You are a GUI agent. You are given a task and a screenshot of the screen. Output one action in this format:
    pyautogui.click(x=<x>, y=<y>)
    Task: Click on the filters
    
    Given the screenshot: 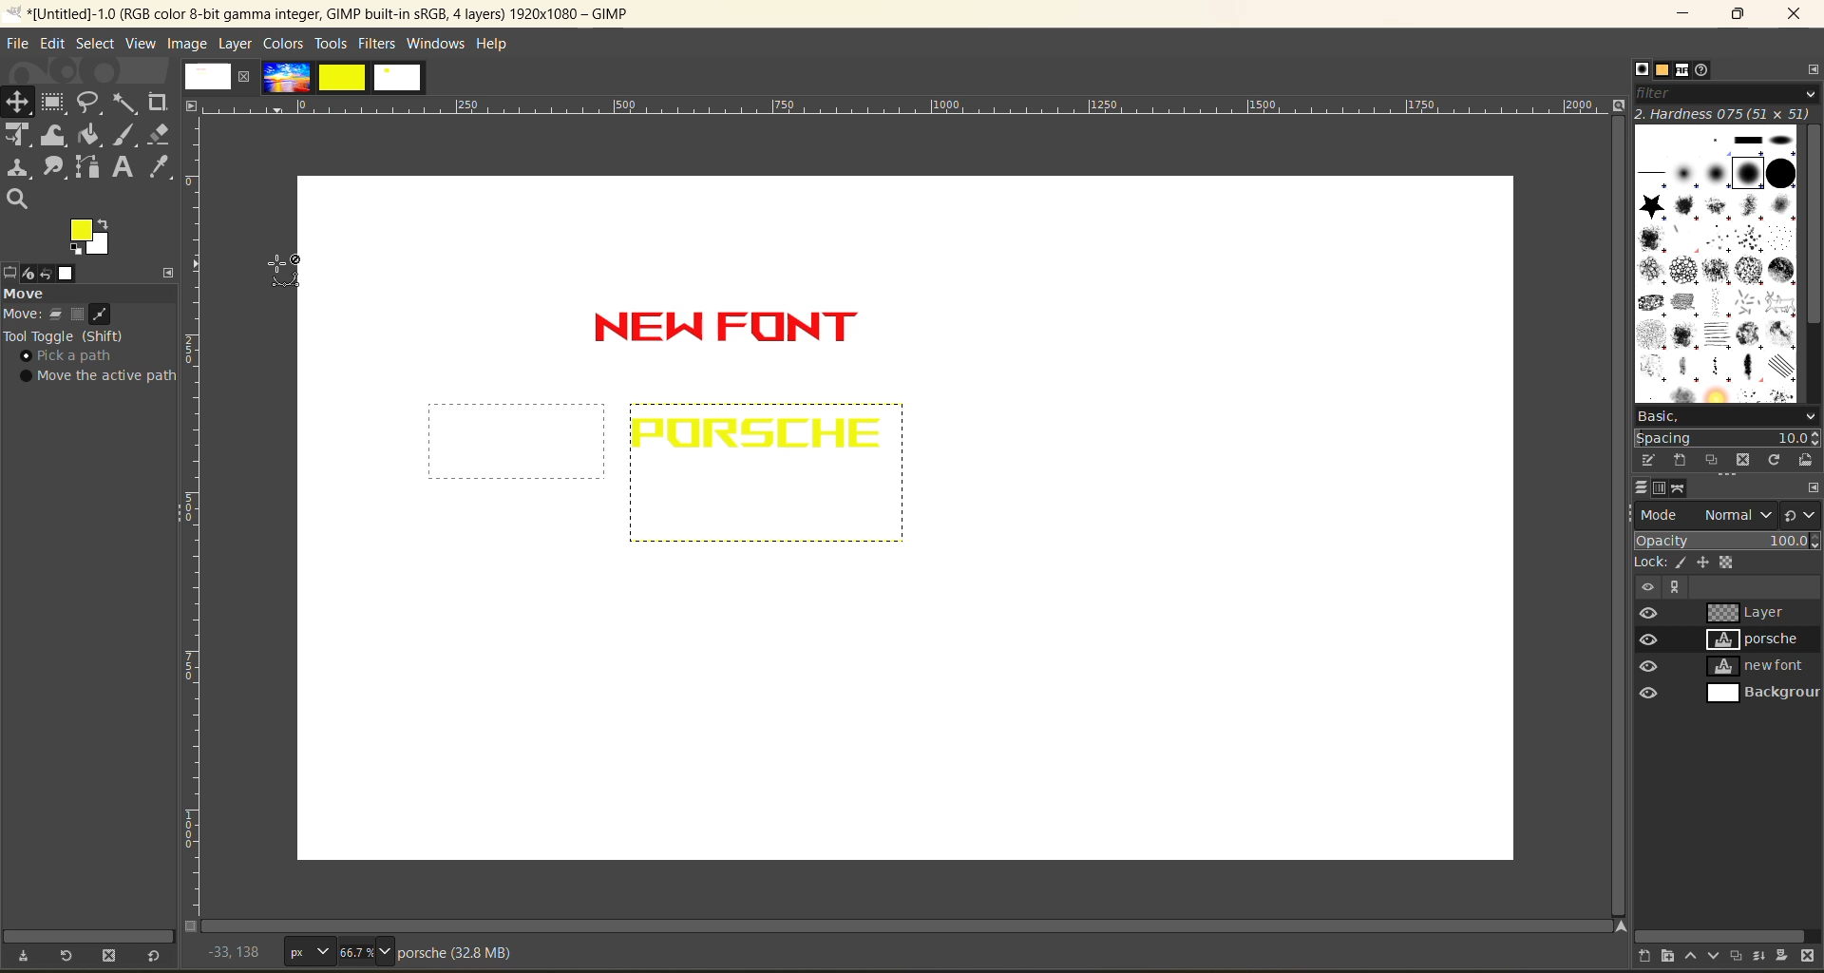 What is the action you would take?
    pyautogui.click(x=376, y=45)
    